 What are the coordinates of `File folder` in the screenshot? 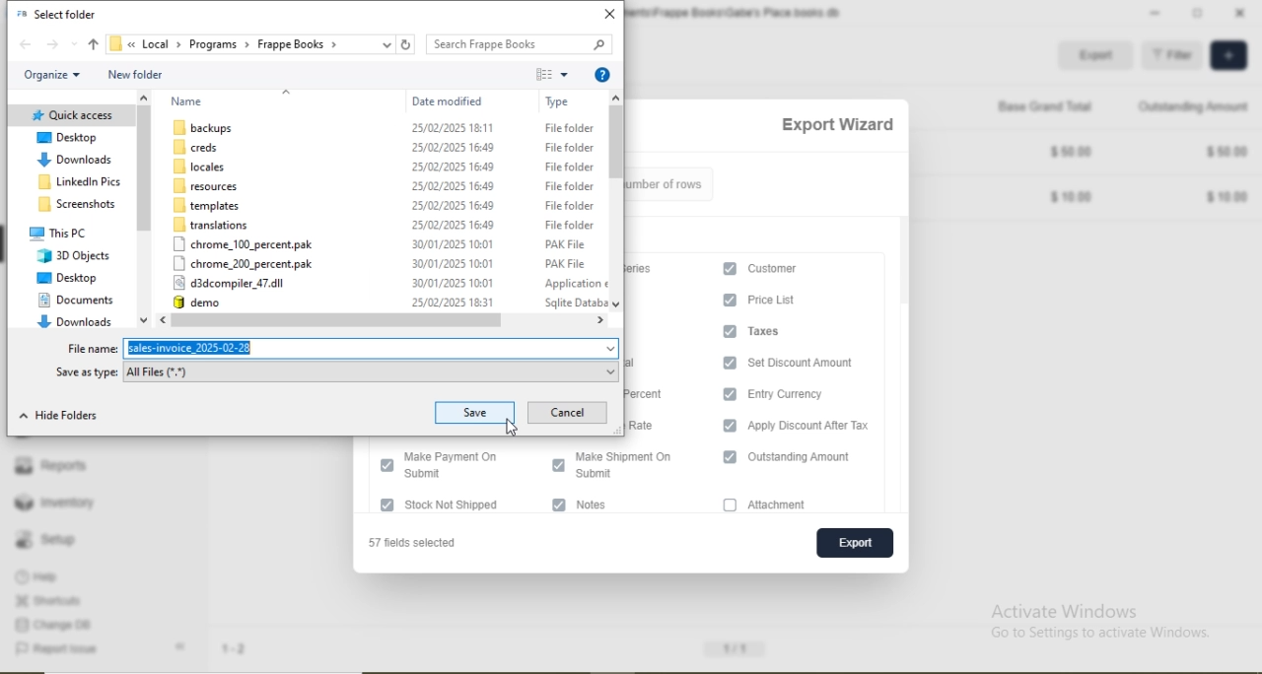 It's located at (571, 206).